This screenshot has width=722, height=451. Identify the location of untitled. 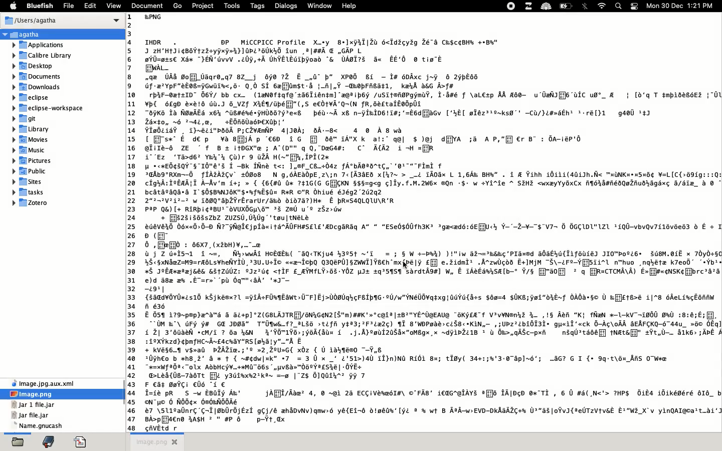
(150, 442).